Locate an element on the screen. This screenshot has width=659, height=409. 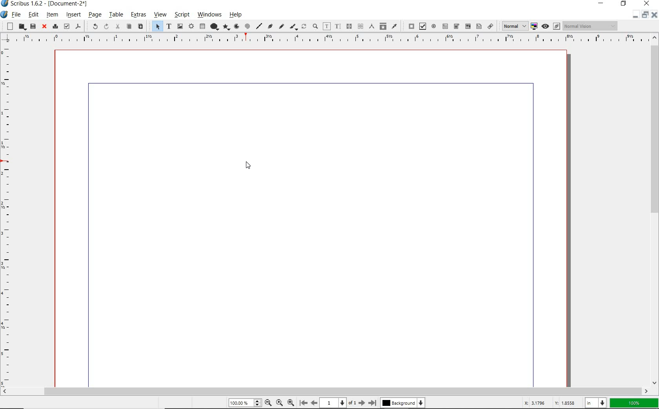
link annotation is located at coordinates (490, 27).